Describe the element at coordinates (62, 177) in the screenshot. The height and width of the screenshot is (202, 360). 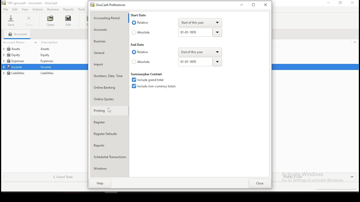
I see `S, Grand Total` at that location.